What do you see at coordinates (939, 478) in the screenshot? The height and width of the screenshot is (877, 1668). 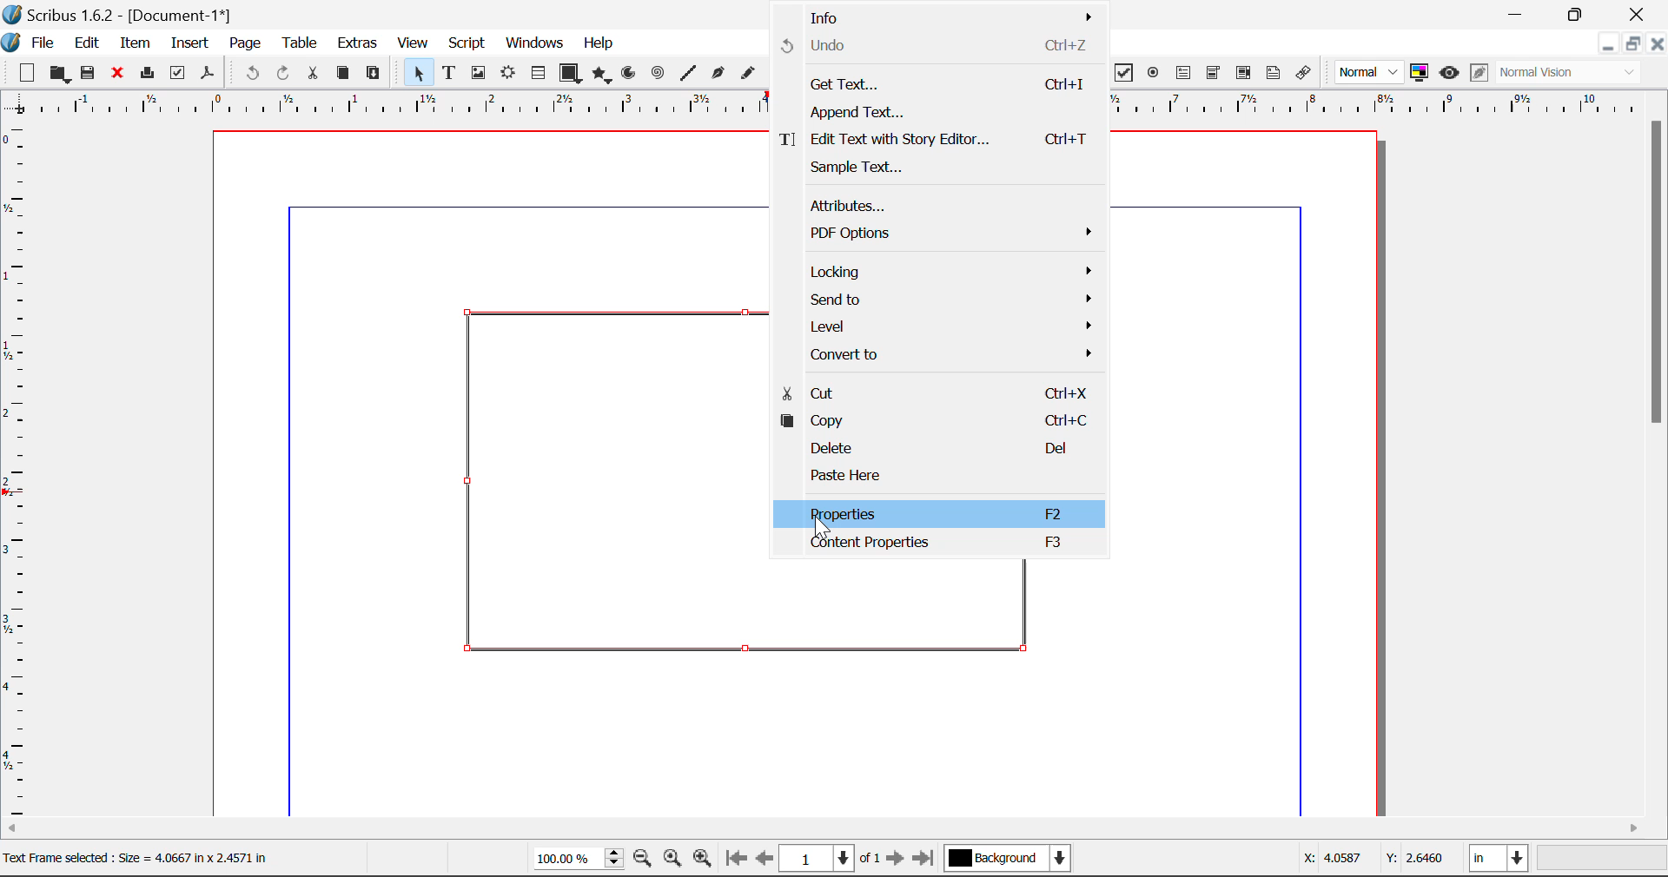 I see `Paste Here` at bounding box center [939, 478].